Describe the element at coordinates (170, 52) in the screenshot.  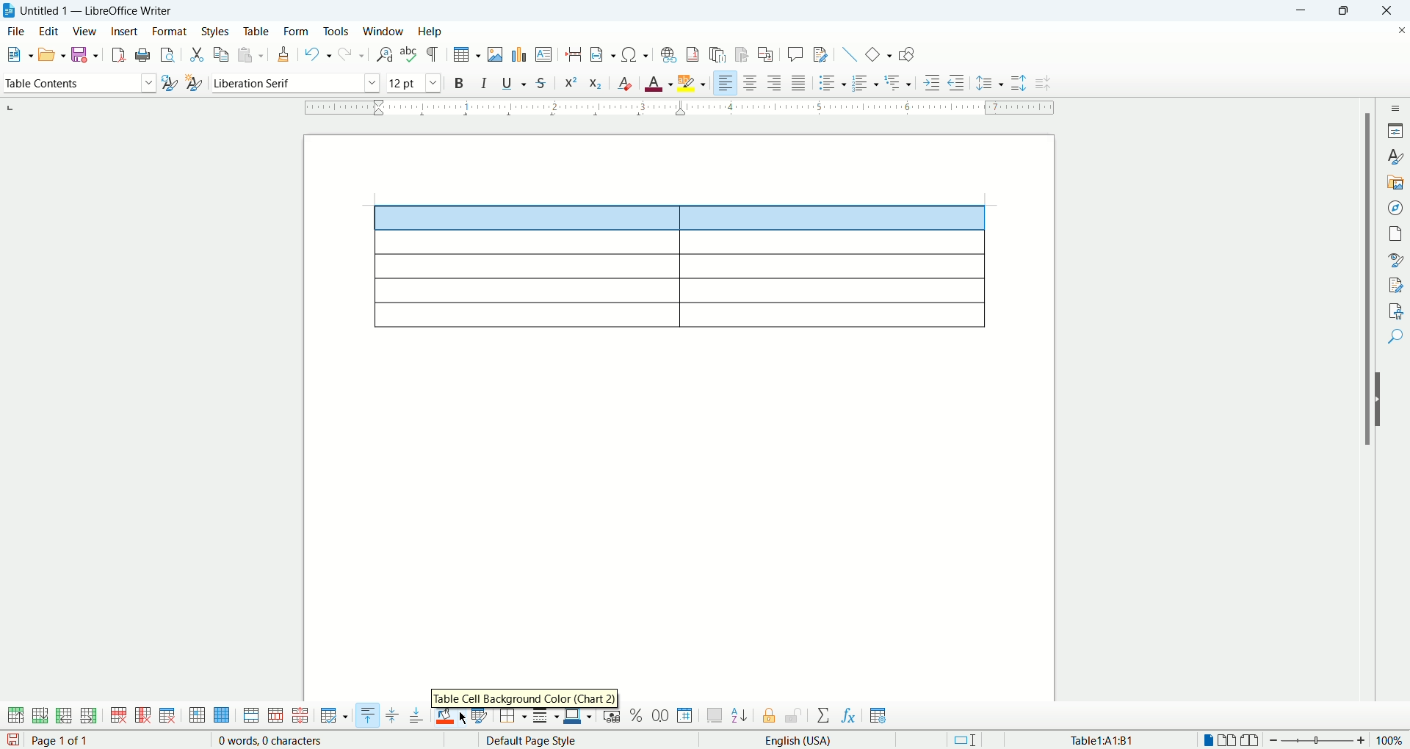
I see `print preview` at that location.